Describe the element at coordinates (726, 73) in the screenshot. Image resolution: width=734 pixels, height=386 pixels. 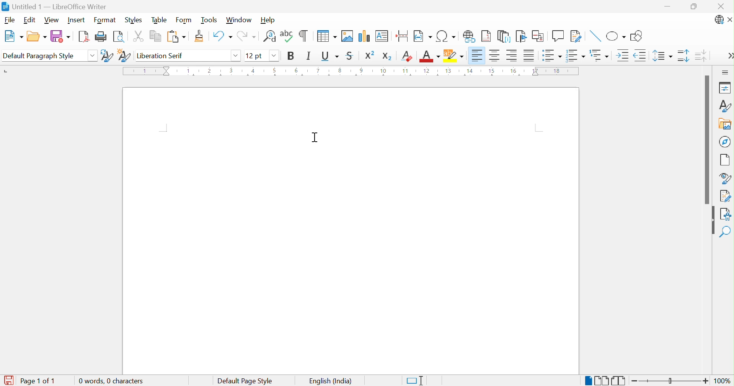
I see `Sidebar settings` at that location.